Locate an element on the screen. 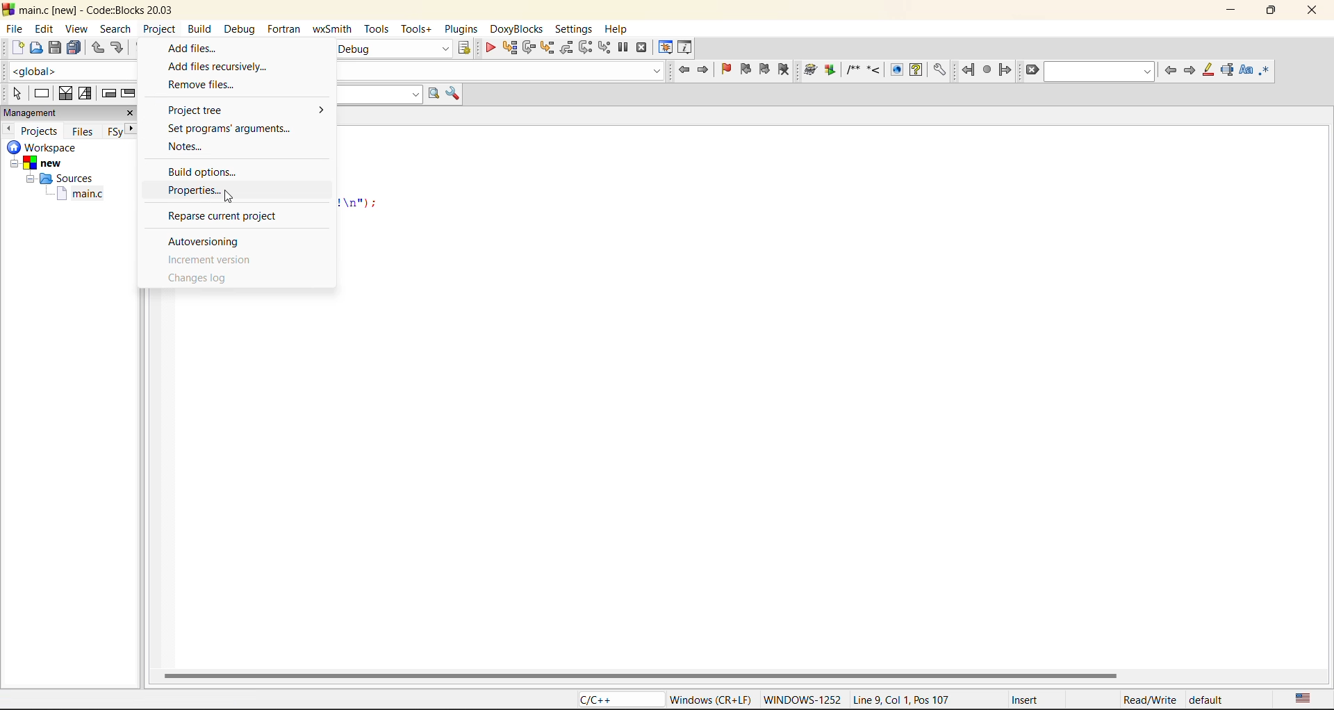 The height and width of the screenshot is (710, 1334). View generated HTML documentation is located at coordinates (896, 69).